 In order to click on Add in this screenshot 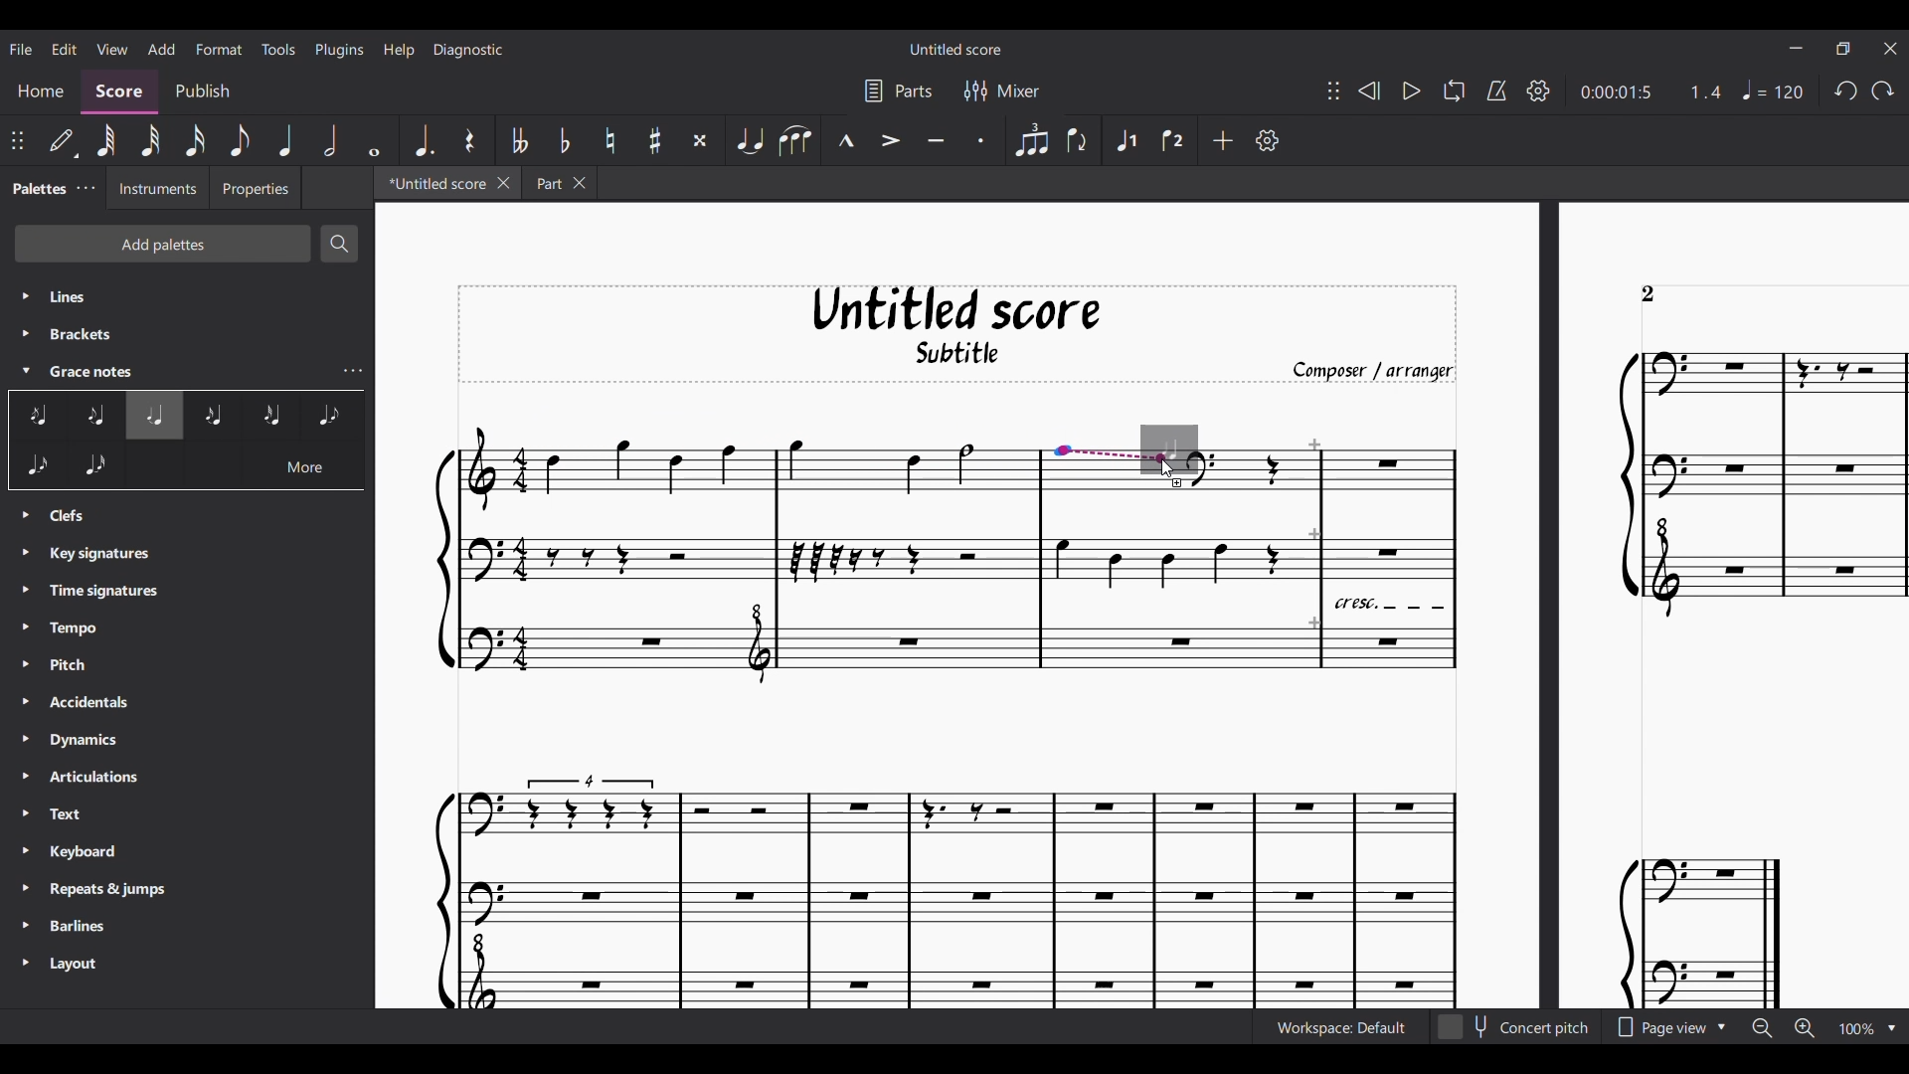, I will do `click(1222, 140)`.